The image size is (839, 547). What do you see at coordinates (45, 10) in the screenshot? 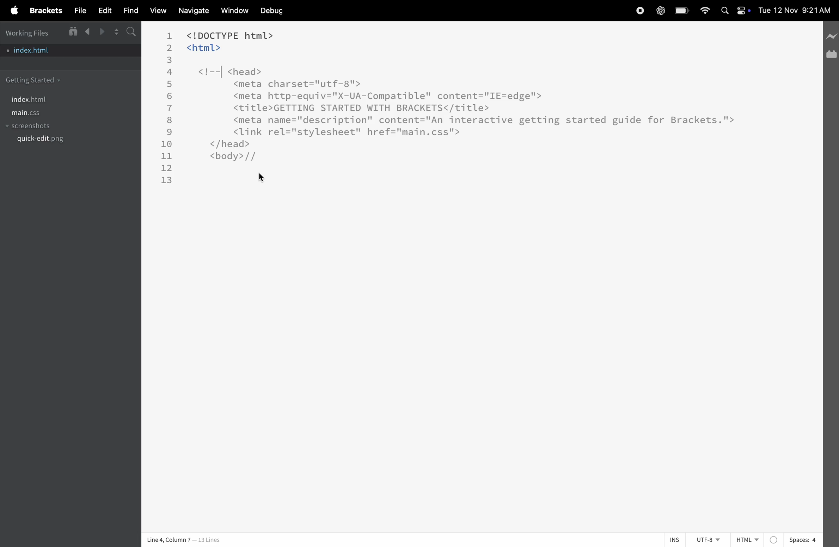
I see `brackets` at bounding box center [45, 10].